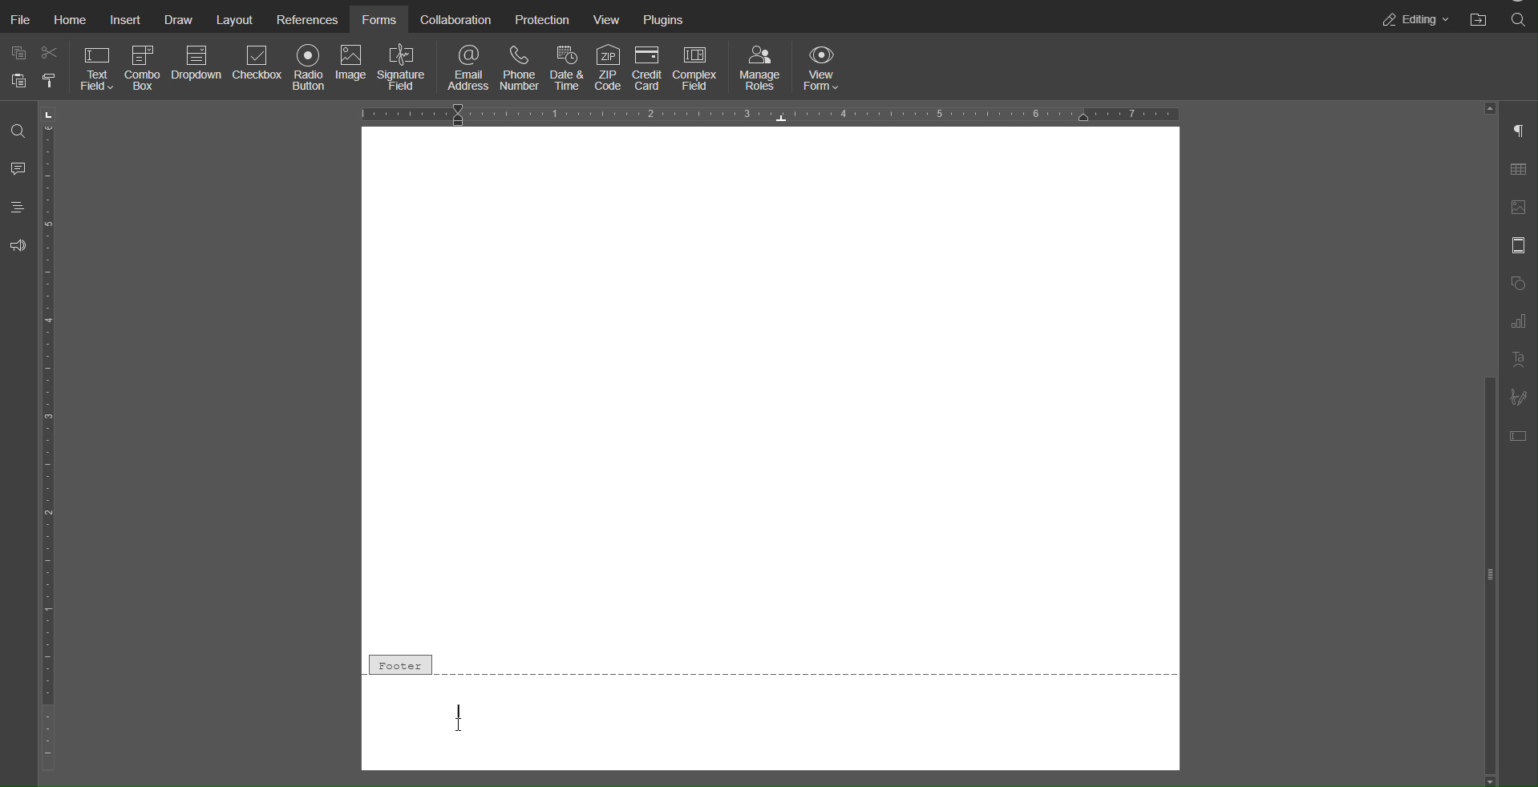 The height and width of the screenshot is (787, 1538). Describe the element at coordinates (309, 69) in the screenshot. I see `Radio Button` at that location.